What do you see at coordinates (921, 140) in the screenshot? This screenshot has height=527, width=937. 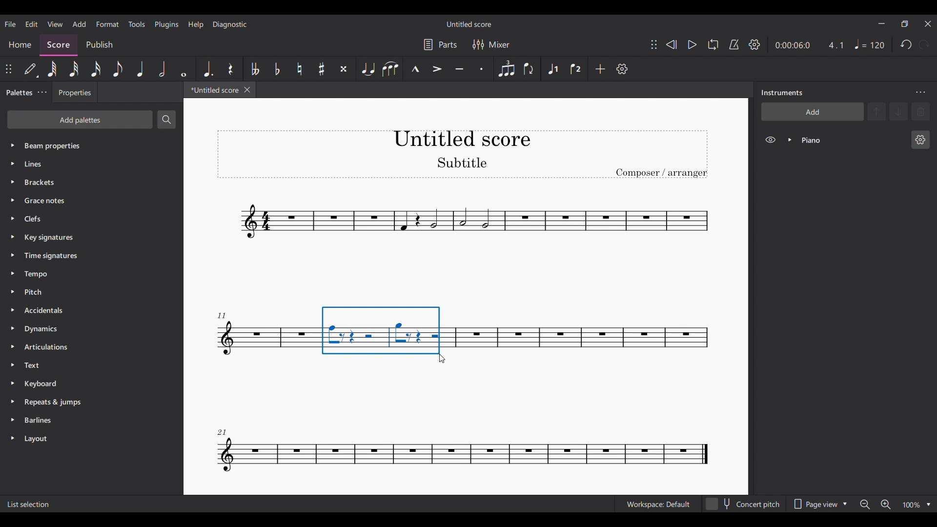 I see `Instrument settings` at bounding box center [921, 140].